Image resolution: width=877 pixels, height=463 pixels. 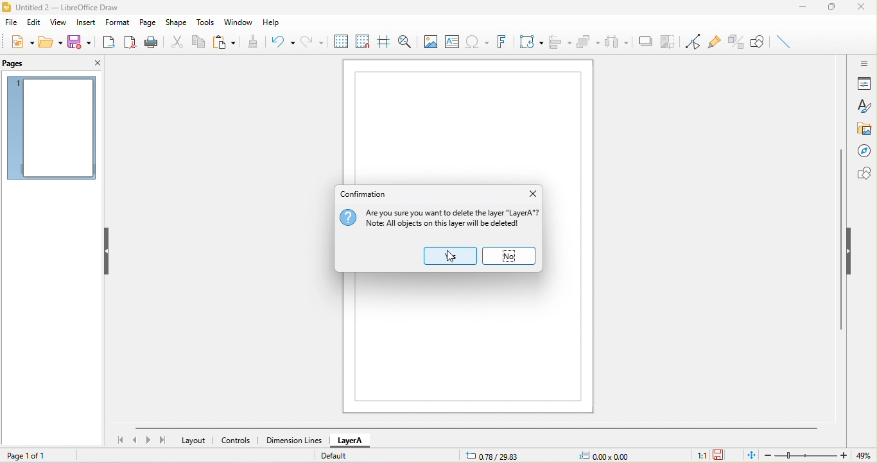 I want to click on 1:1, so click(x=695, y=456).